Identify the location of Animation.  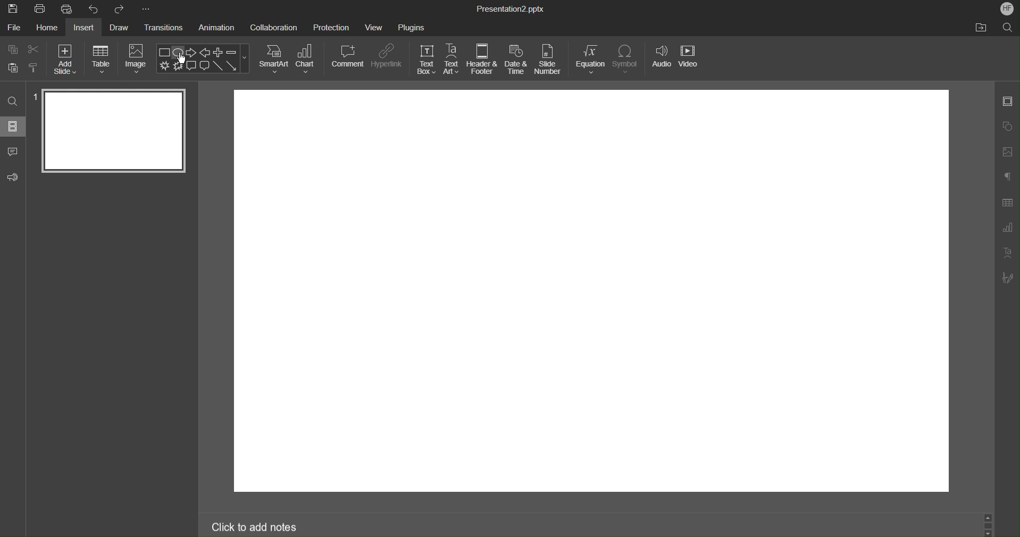
(219, 28).